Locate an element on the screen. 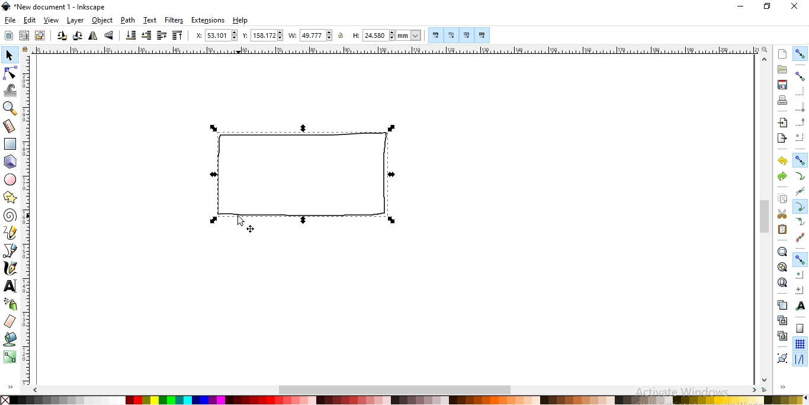  spray objects by sculpting or painting is located at coordinates (10, 304).